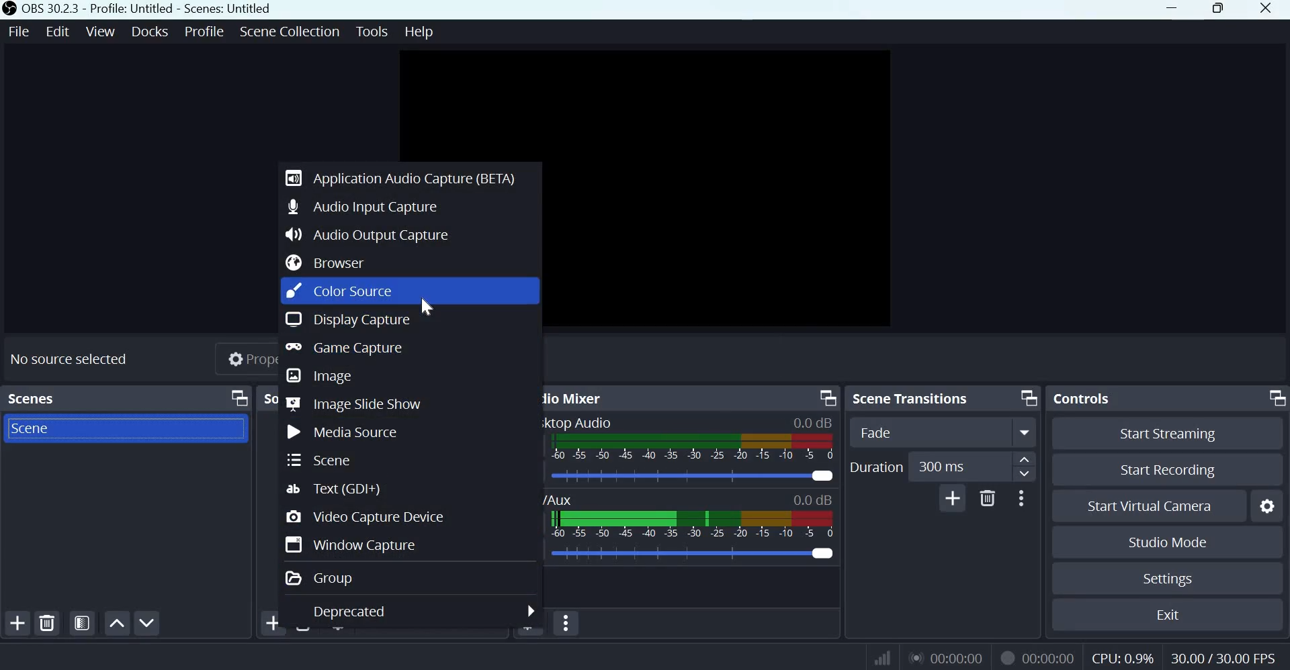 This screenshot has width=1290, height=670. I want to click on Image, so click(325, 374).